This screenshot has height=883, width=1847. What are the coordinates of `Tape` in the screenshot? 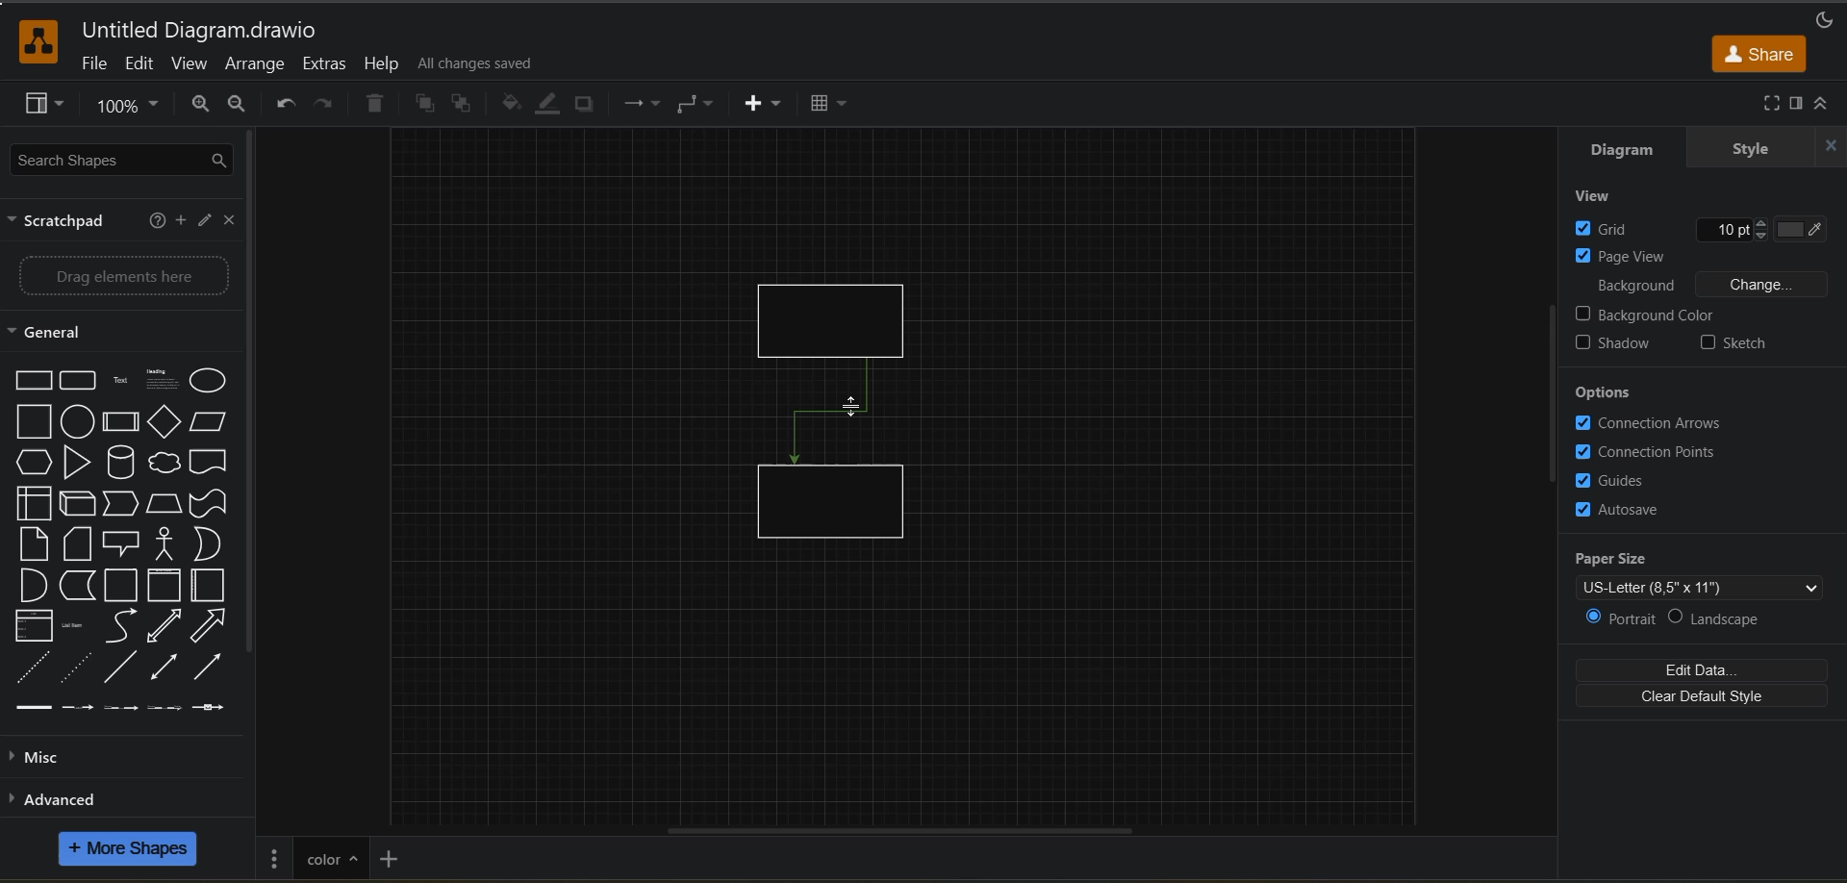 It's located at (210, 504).